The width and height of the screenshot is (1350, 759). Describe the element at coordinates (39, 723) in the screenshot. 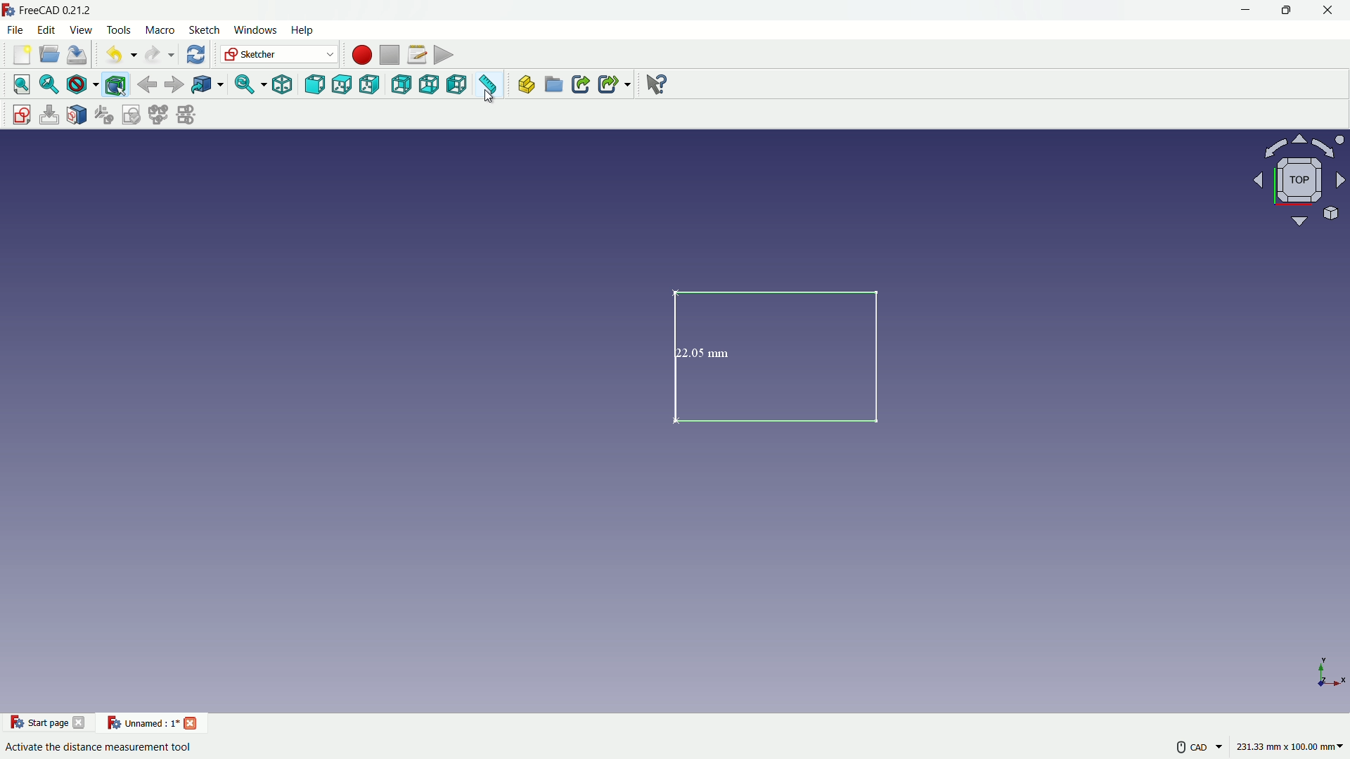

I see `start page` at that location.